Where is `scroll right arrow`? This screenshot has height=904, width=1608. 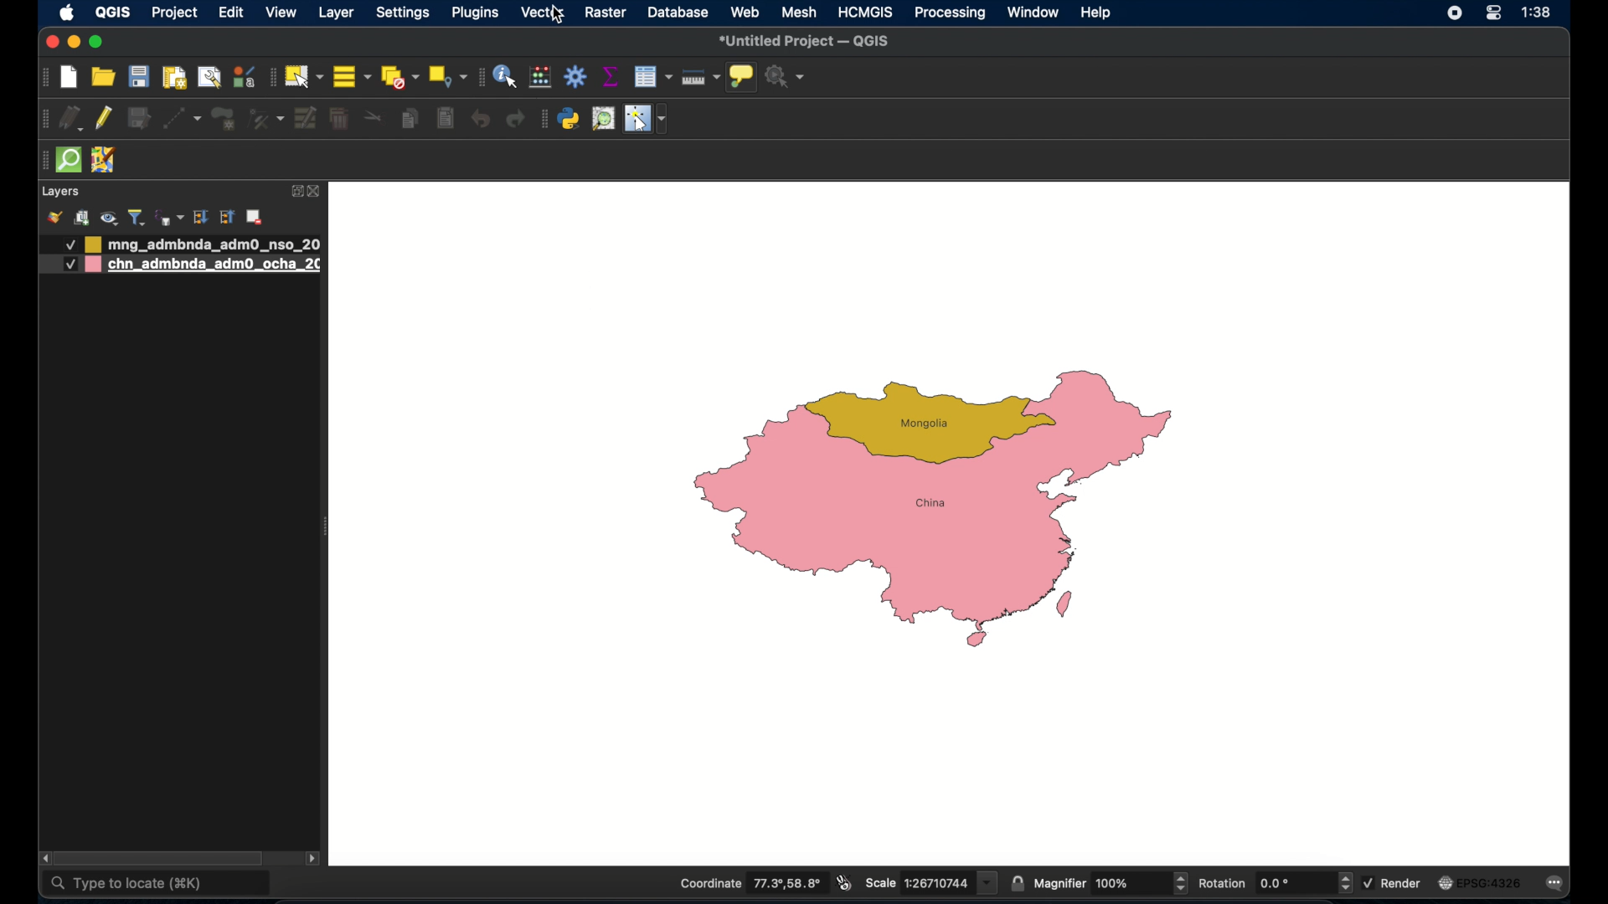
scroll right arrow is located at coordinates (317, 857).